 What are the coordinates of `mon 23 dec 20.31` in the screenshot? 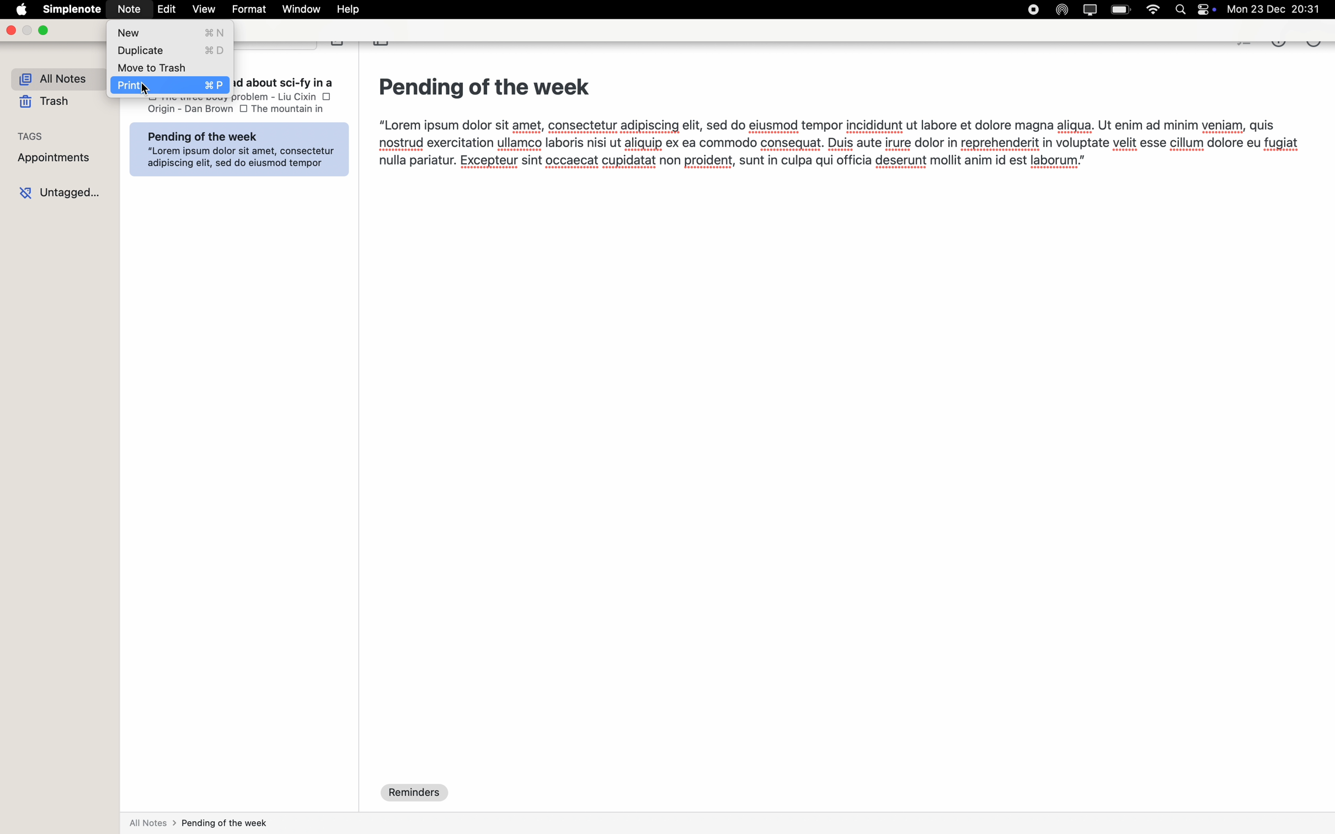 It's located at (1277, 9).